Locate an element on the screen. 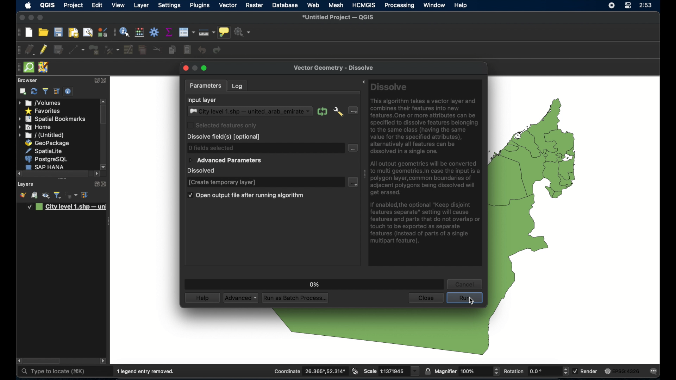  mesh is located at coordinates (336, 6).